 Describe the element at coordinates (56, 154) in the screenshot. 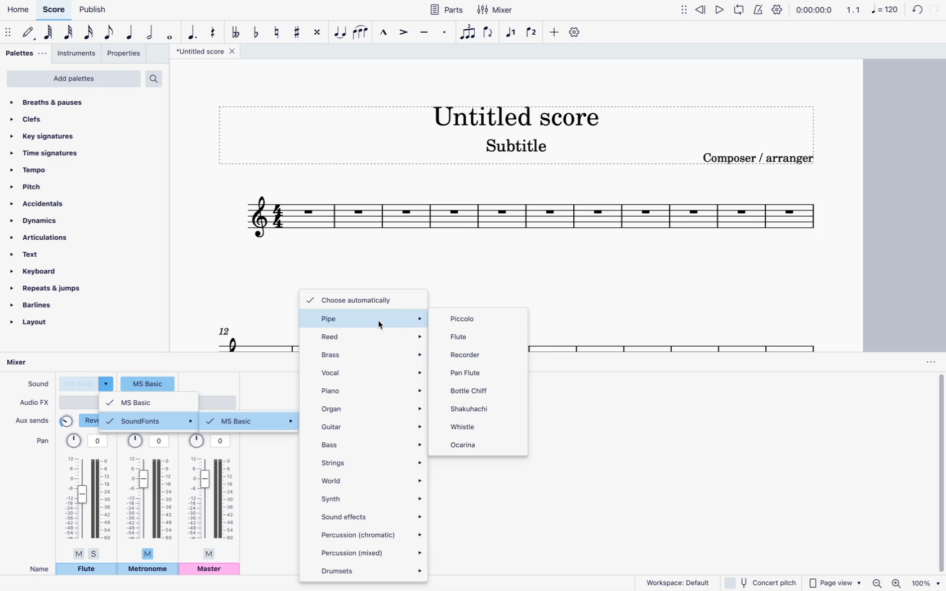

I see `time signatures` at that location.